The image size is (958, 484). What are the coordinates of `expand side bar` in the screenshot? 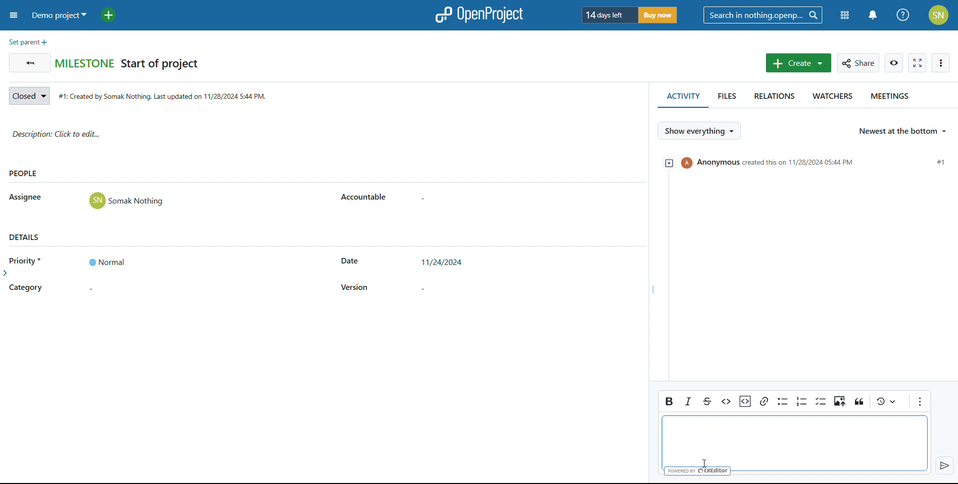 It's located at (6, 275).